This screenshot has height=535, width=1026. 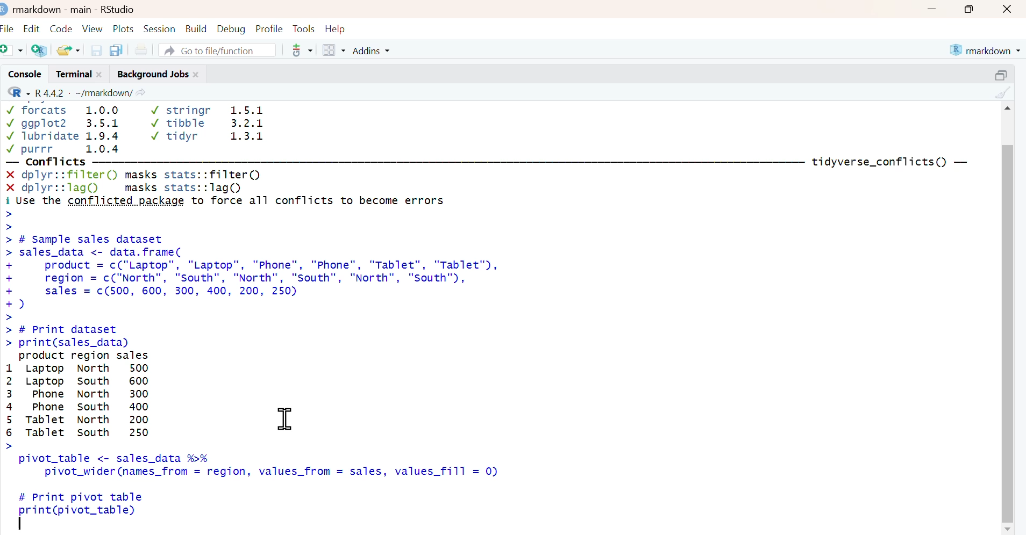 What do you see at coordinates (160, 27) in the screenshot?
I see `Session` at bounding box center [160, 27].